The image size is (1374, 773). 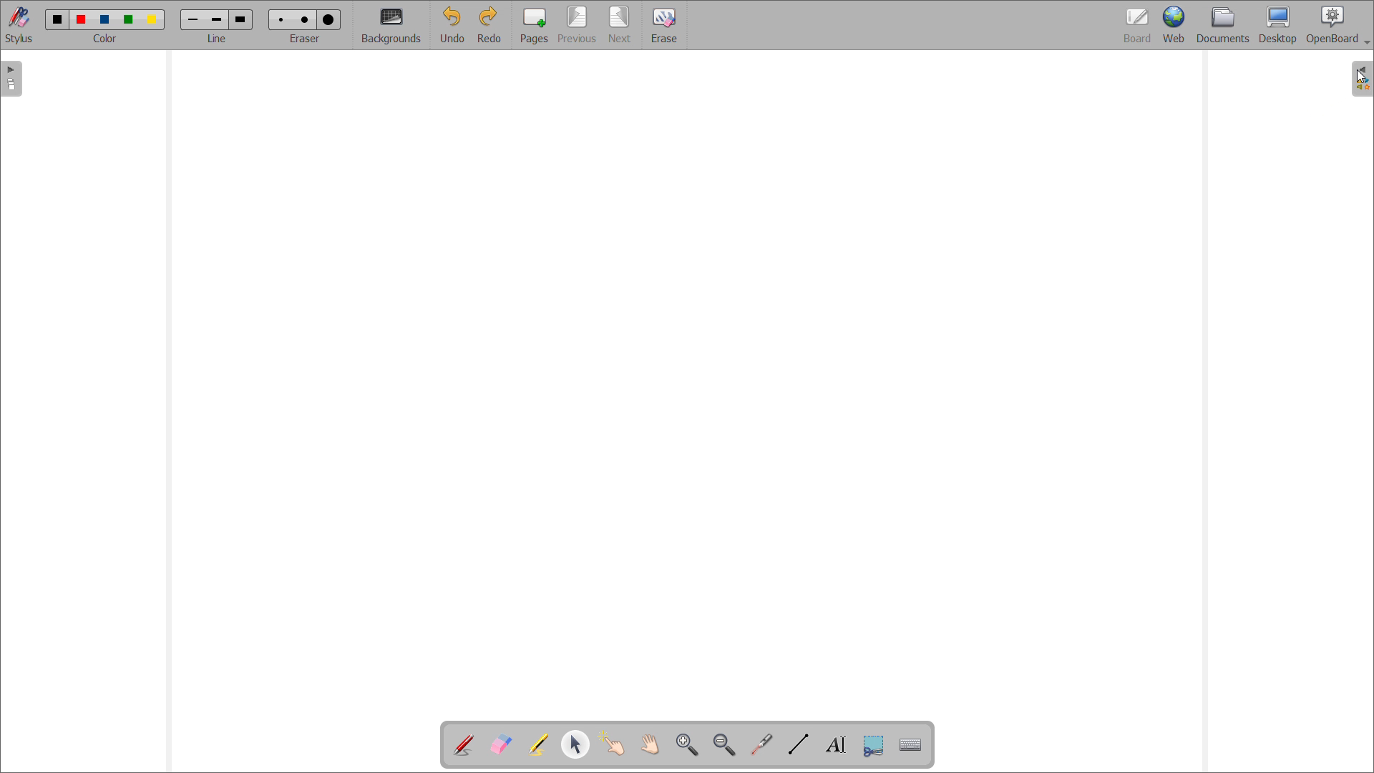 I want to click on pages, so click(x=535, y=25).